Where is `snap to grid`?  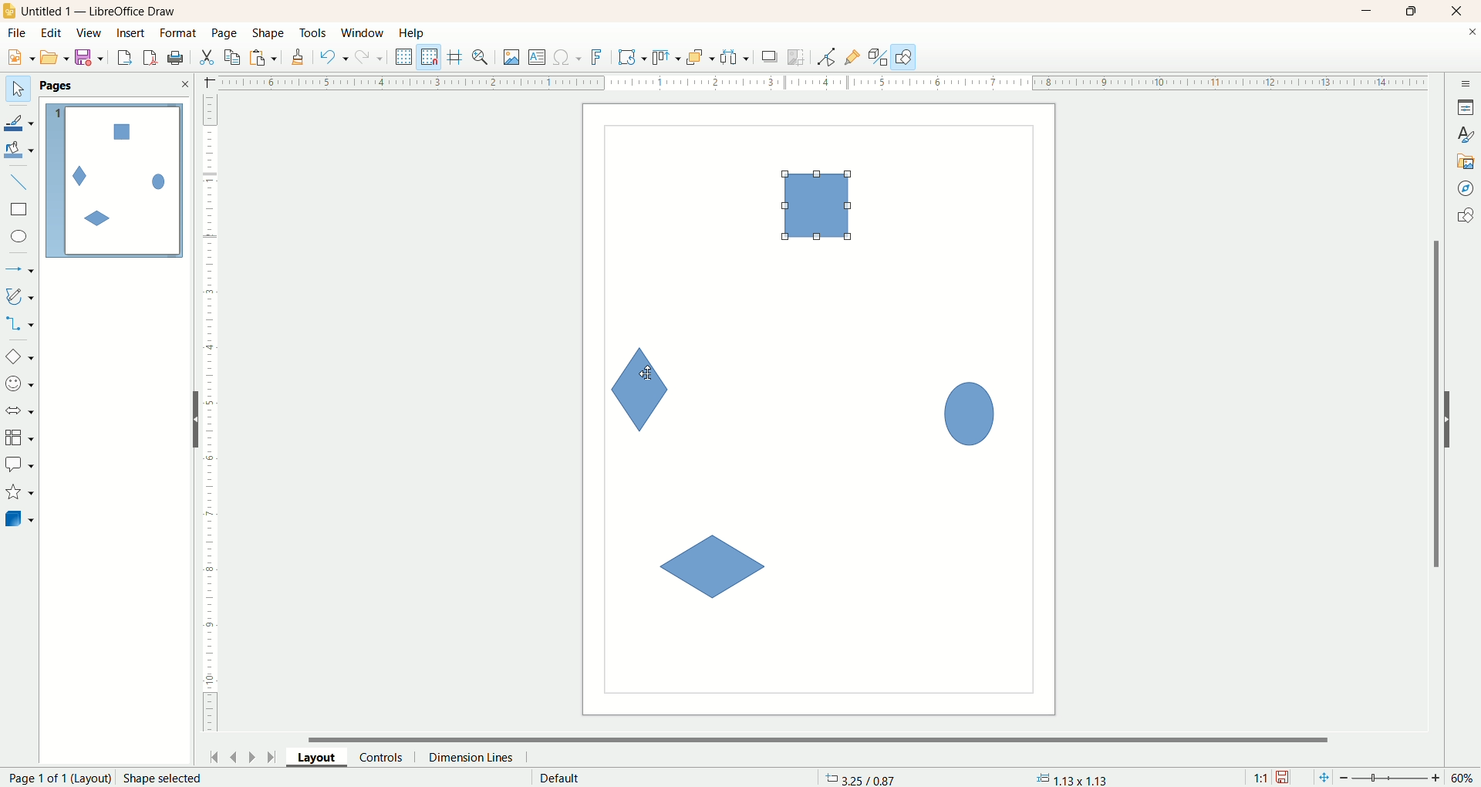 snap to grid is located at coordinates (433, 57).